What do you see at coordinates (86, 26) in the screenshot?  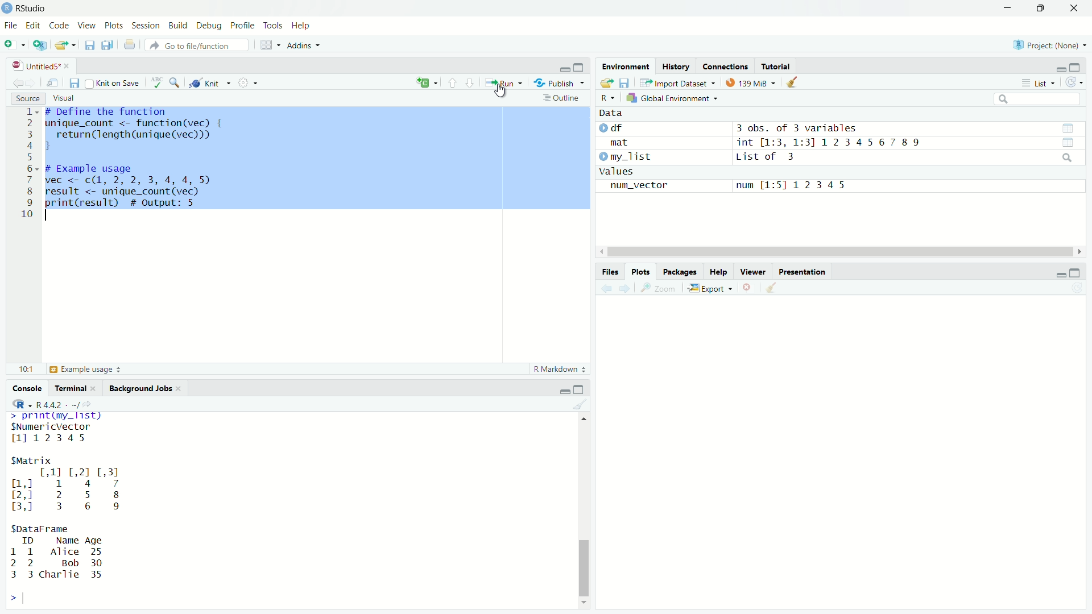 I see `View` at bounding box center [86, 26].